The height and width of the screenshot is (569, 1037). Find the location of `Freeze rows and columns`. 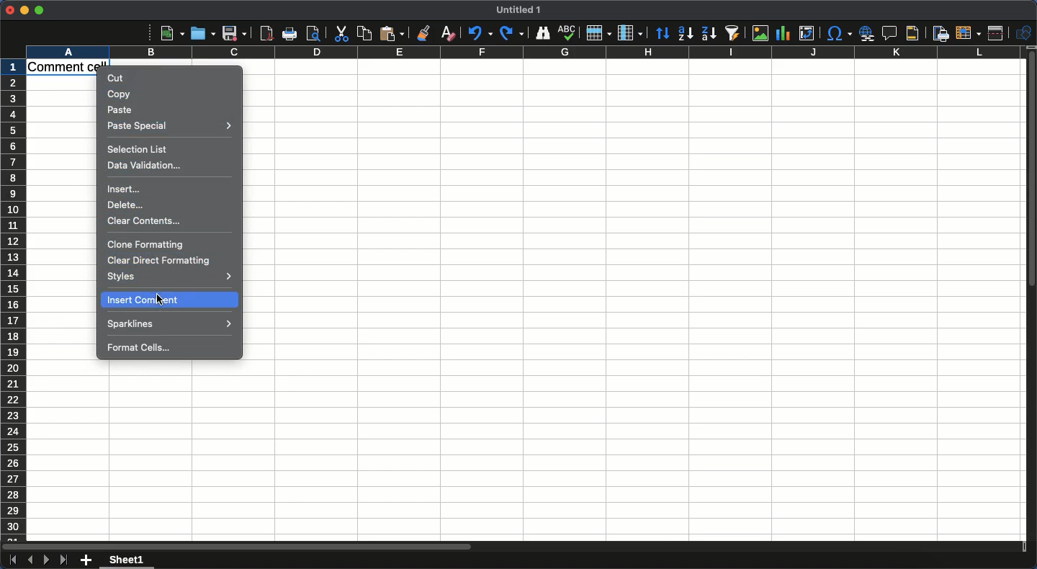

Freeze rows and columns is located at coordinates (968, 32).